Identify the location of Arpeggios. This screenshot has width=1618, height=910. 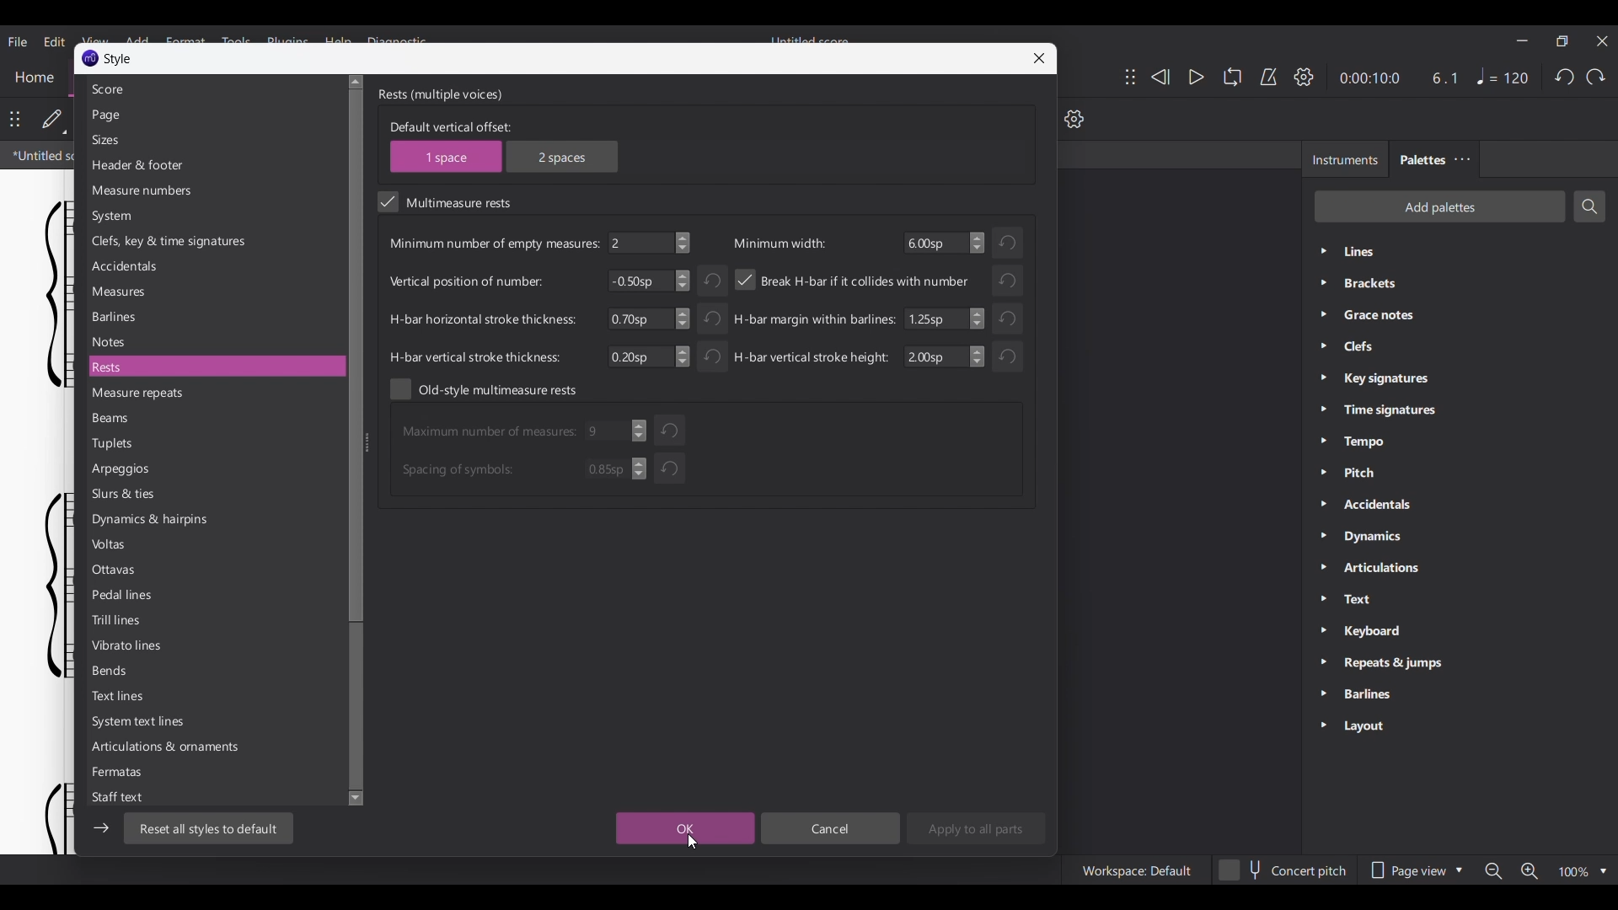
(213, 469).